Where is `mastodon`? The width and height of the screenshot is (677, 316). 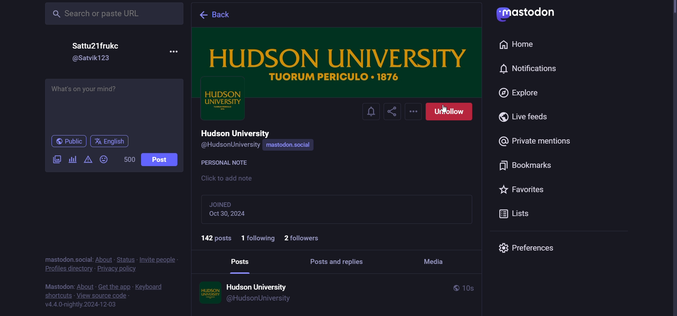 mastodon is located at coordinates (523, 12).